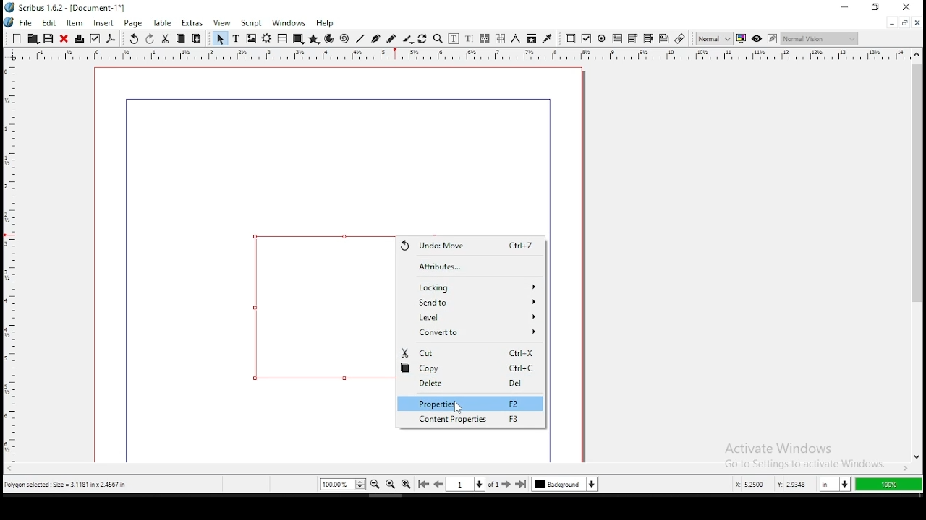  I want to click on scroll bar, so click(916, 256).